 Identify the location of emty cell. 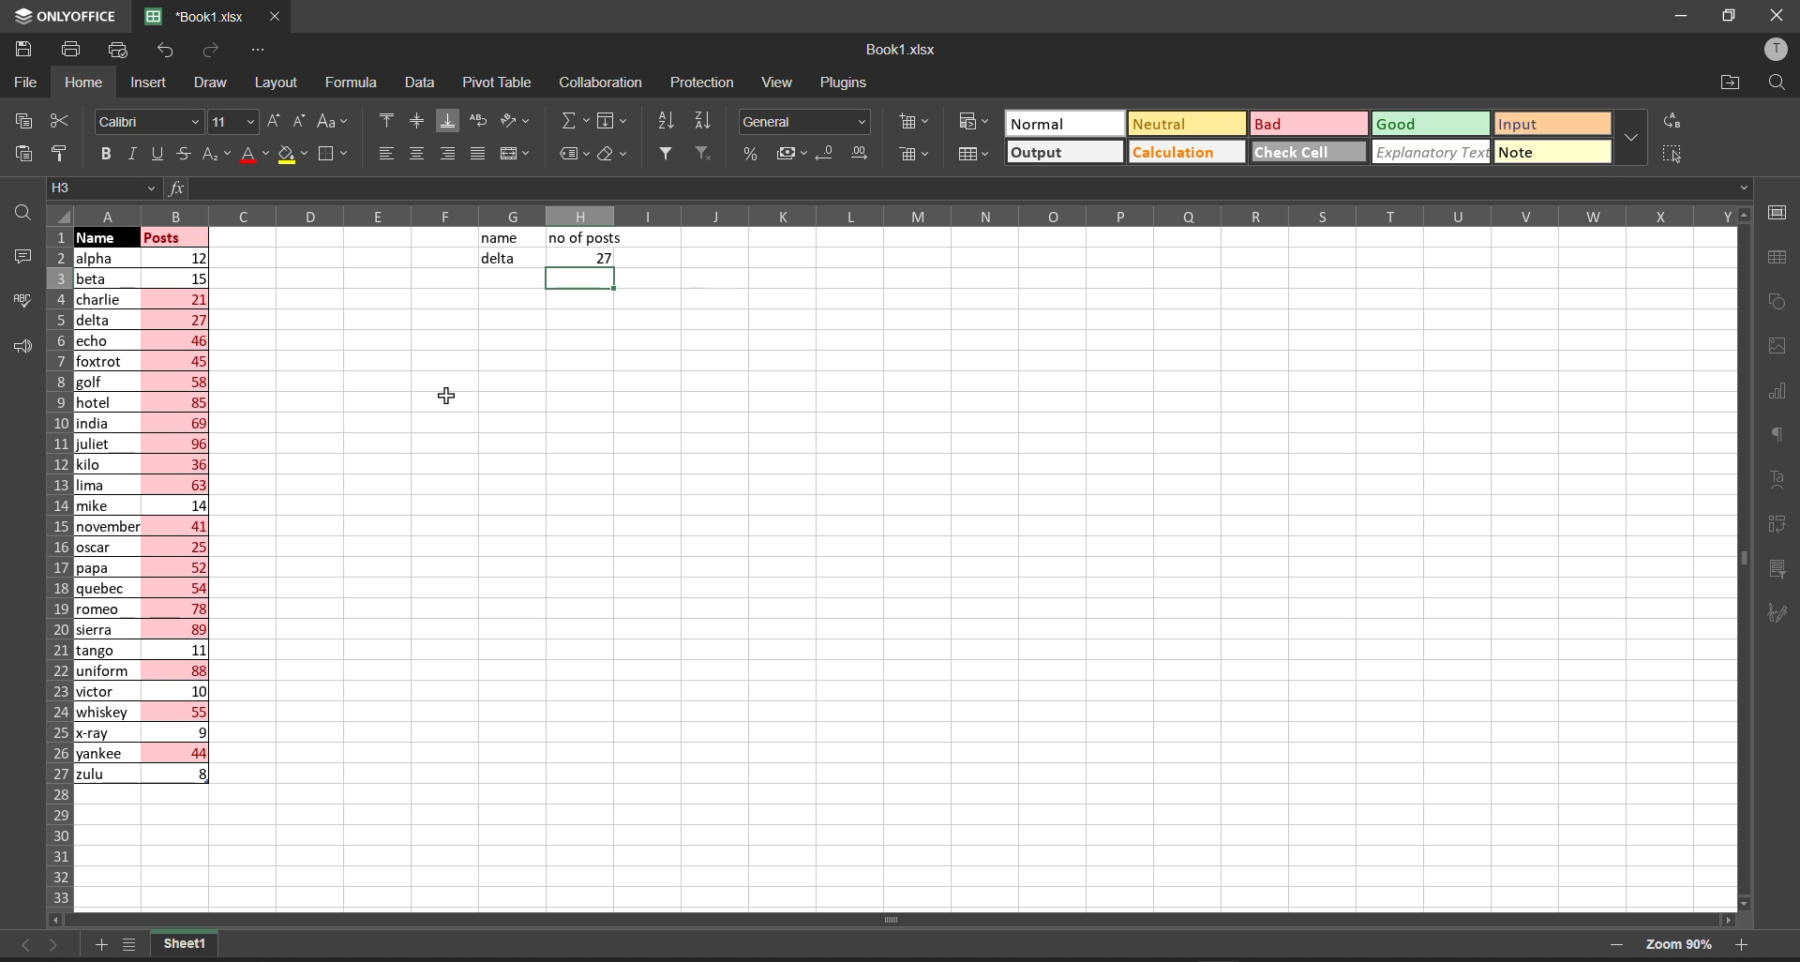
(975, 595).